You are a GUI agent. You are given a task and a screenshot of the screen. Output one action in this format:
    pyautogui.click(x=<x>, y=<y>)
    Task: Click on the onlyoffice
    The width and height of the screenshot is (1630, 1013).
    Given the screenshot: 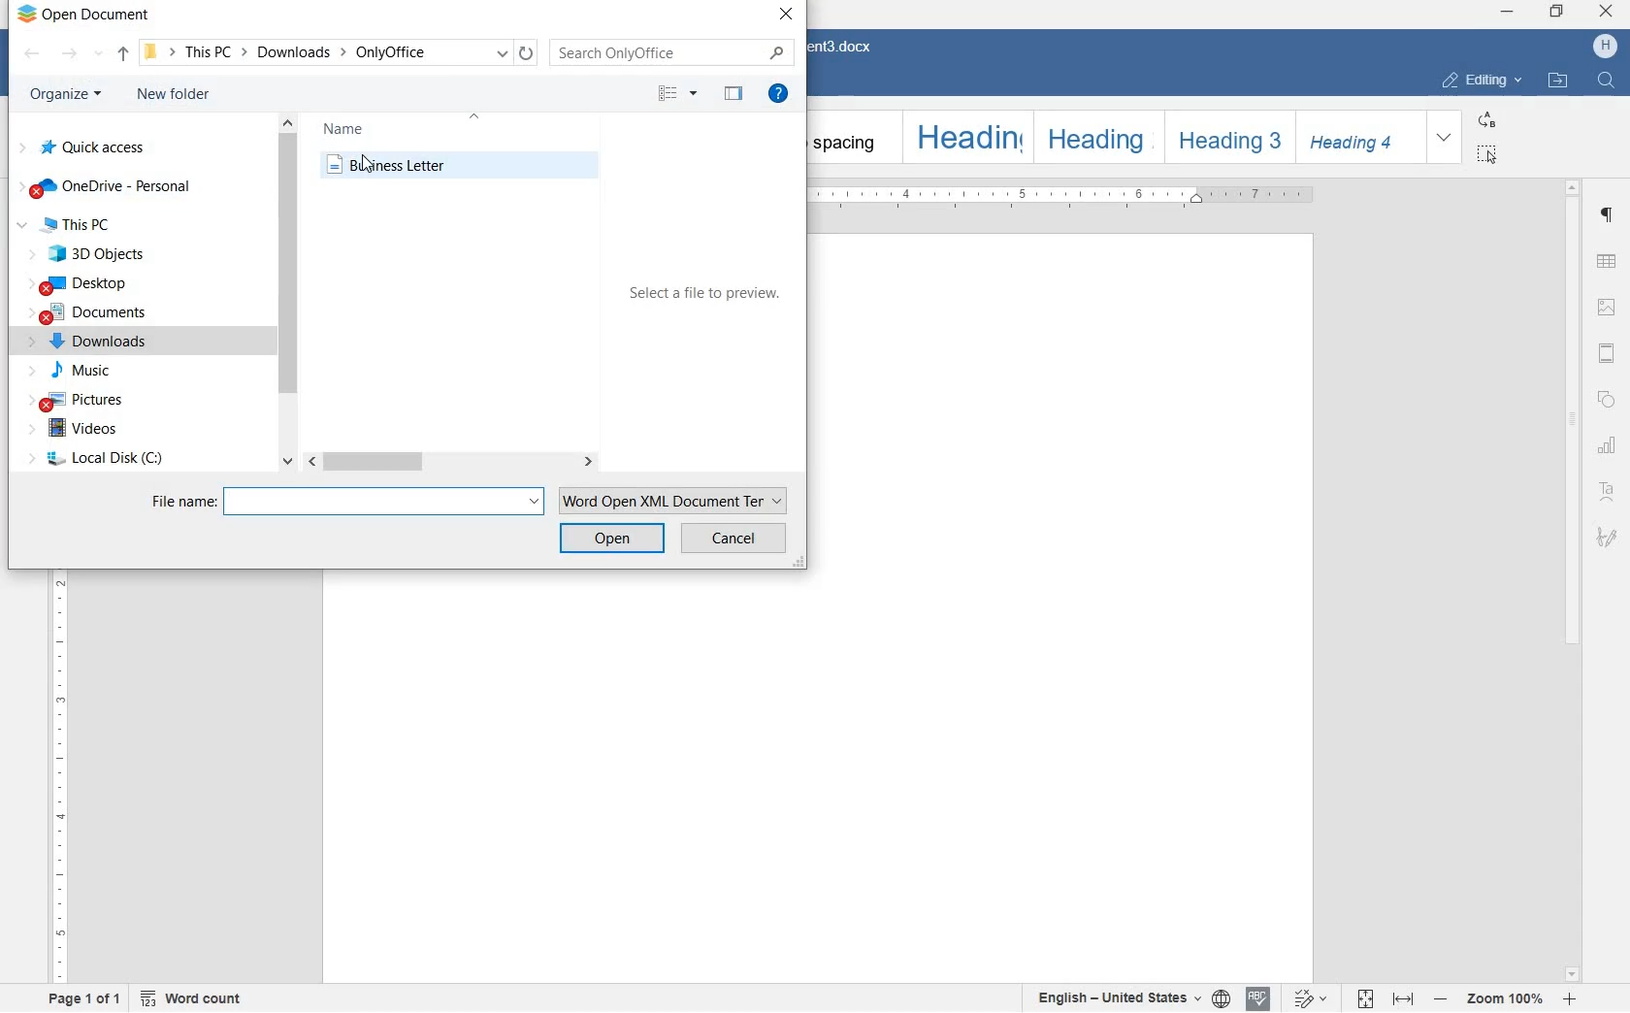 What is the action you would take?
    pyautogui.click(x=407, y=51)
    